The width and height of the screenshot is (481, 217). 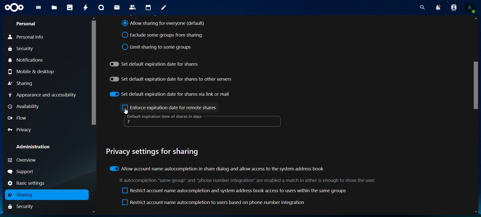 What do you see at coordinates (23, 106) in the screenshot?
I see `availability` at bounding box center [23, 106].